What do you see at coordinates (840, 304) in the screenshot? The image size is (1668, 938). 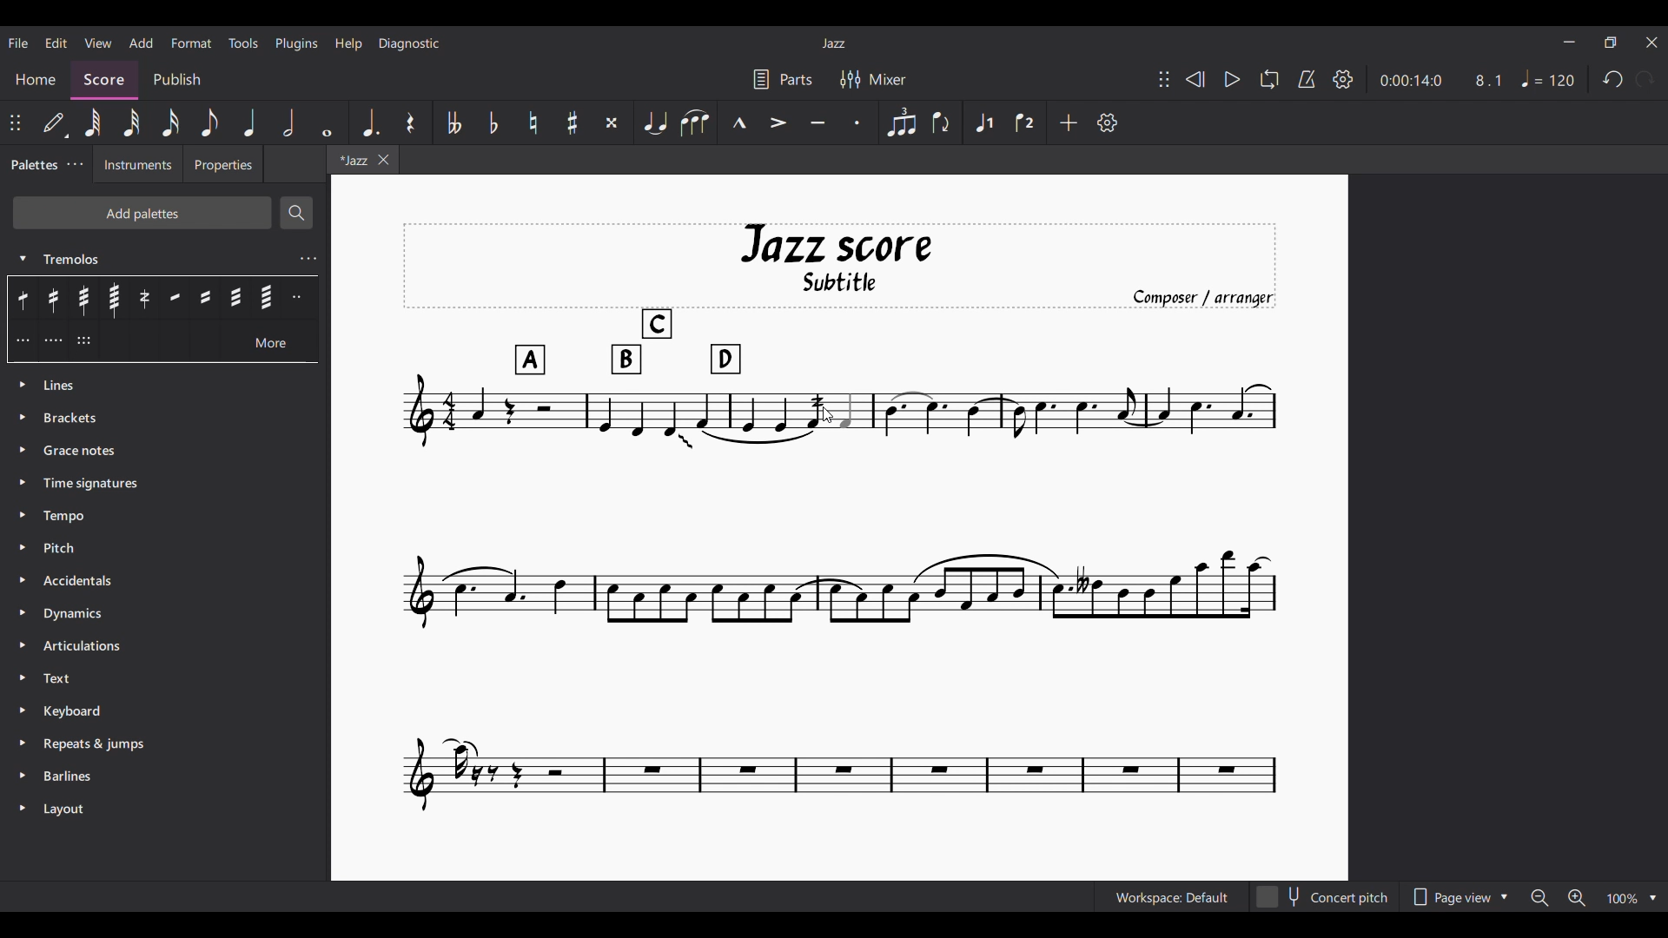 I see `Current score` at bounding box center [840, 304].